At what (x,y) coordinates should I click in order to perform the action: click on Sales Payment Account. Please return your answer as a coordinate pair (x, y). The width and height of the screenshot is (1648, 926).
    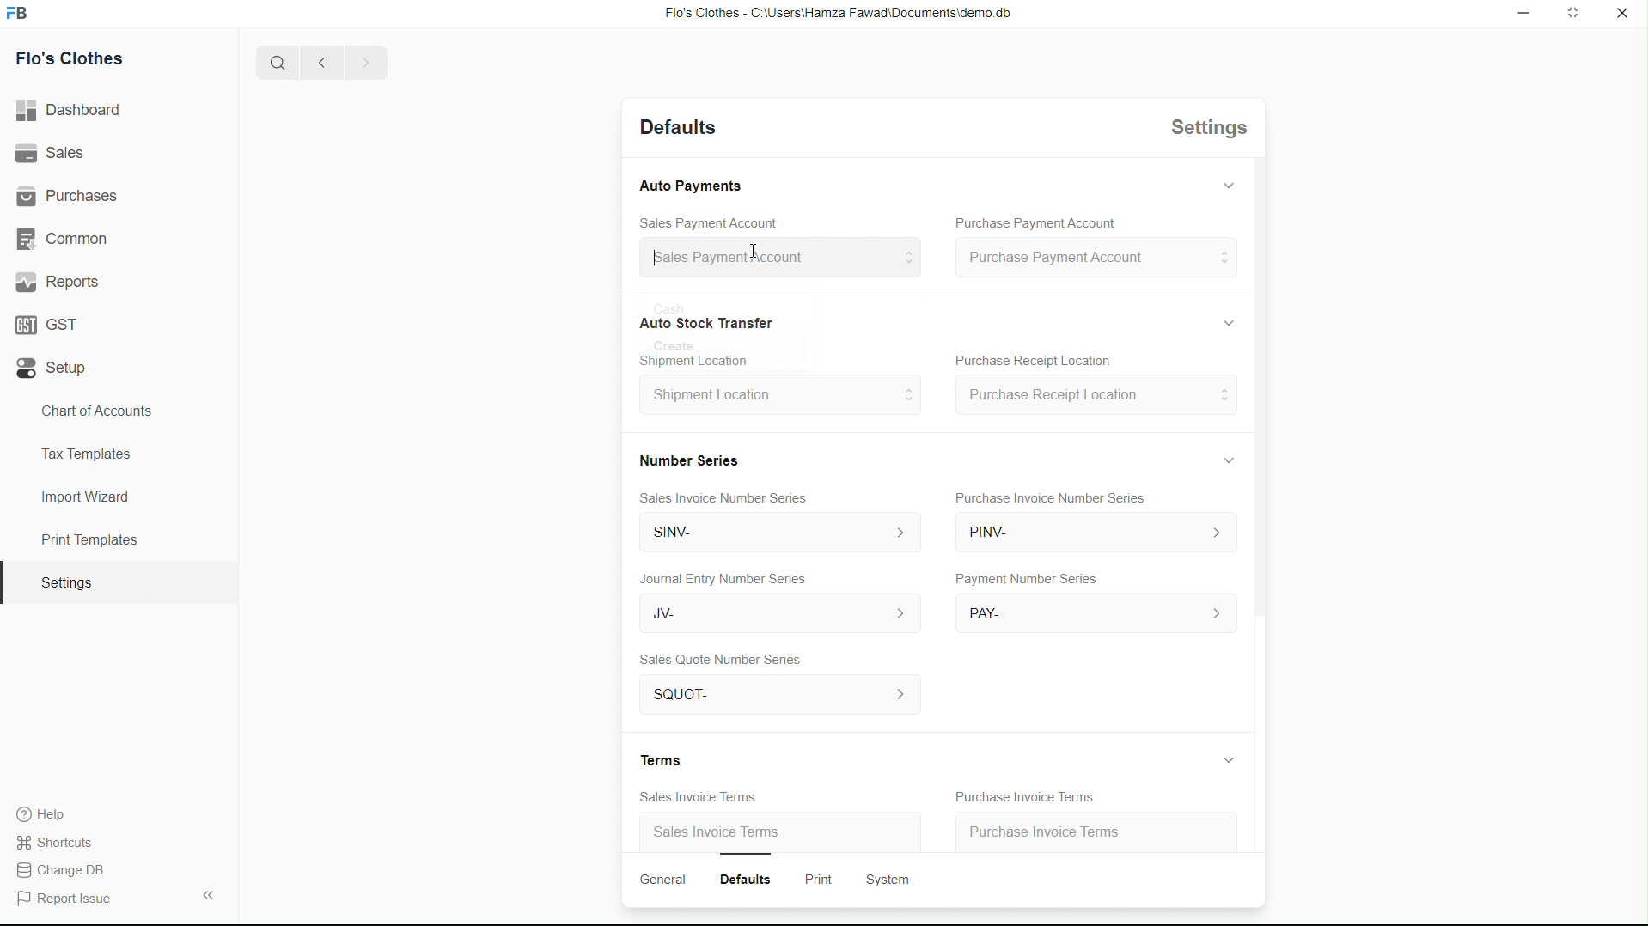
    Looking at the image, I should click on (713, 223).